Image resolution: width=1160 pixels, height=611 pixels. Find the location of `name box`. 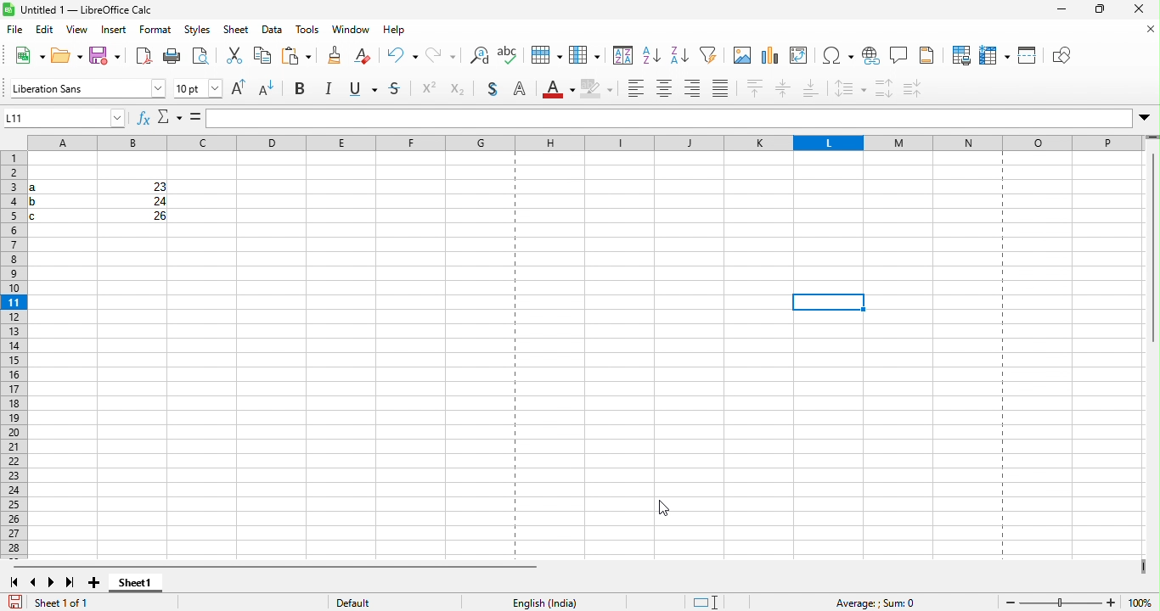

name box is located at coordinates (66, 119).